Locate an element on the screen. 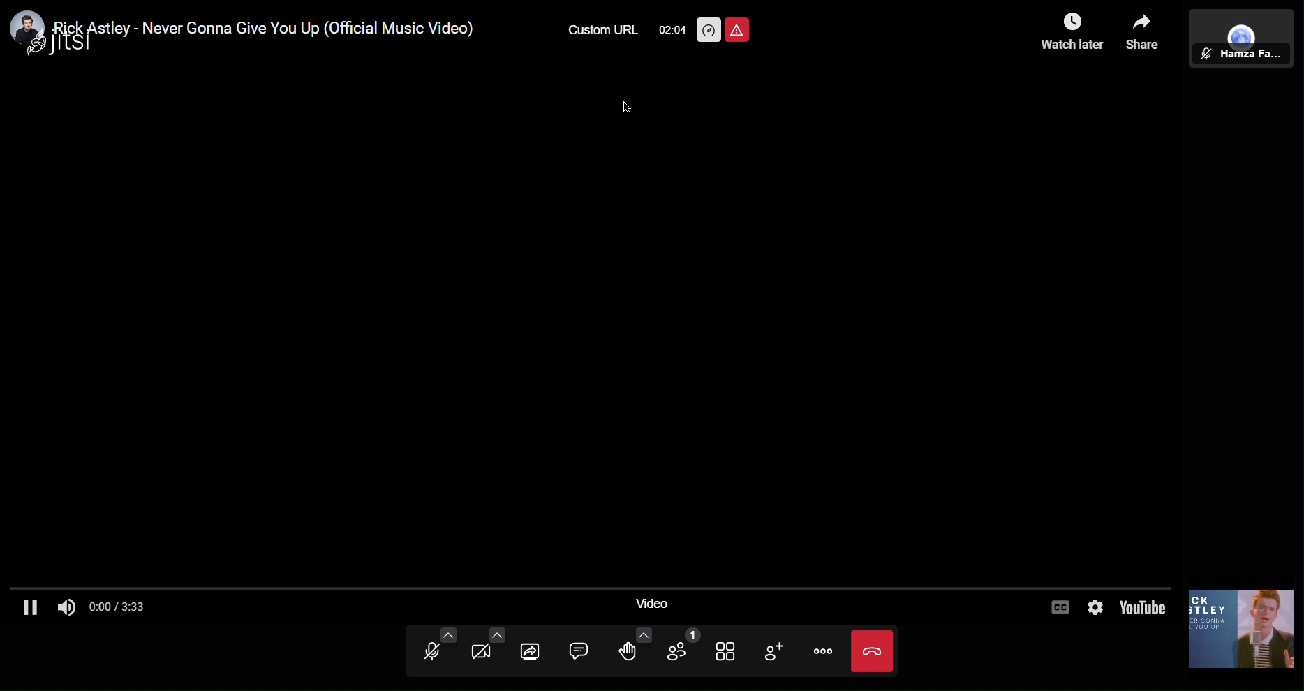  Settings is located at coordinates (1098, 607).